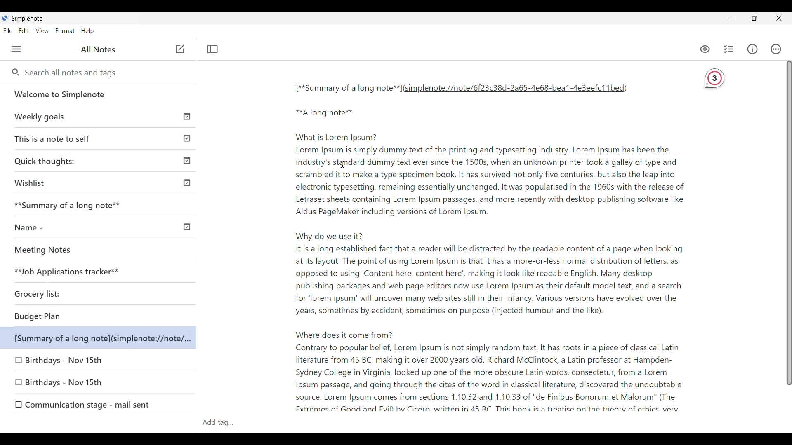 Image resolution: width=792 pixels, height=445 pixels. What do you see at coordinates (755, 18) in the screenshot?
I see `Resize` at bounding box center [755, 18].